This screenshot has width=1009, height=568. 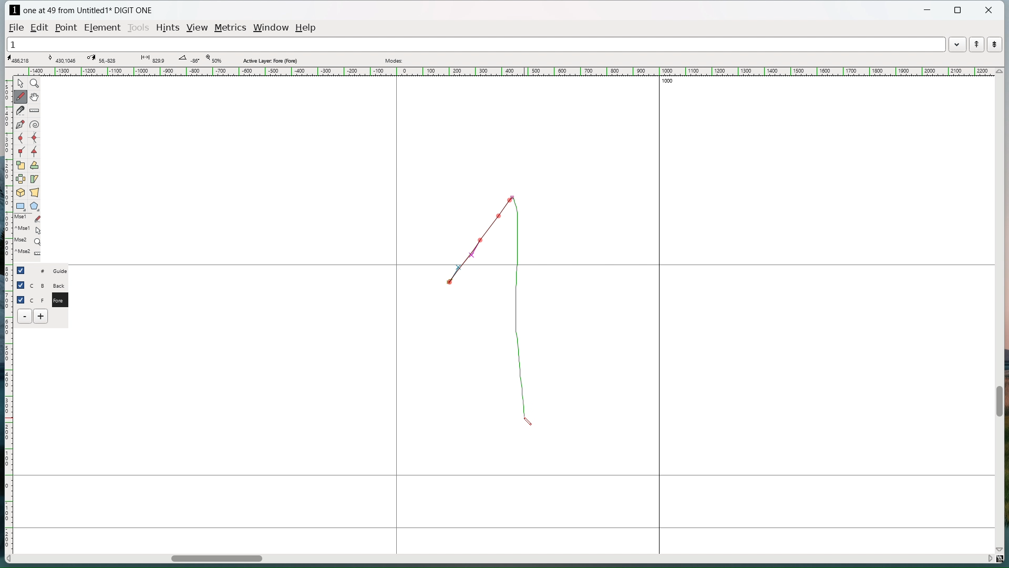 What do you see at coordinates (35, 125) in the screenshot?
I see `toggle spiral` at bounding box center [35, 125].